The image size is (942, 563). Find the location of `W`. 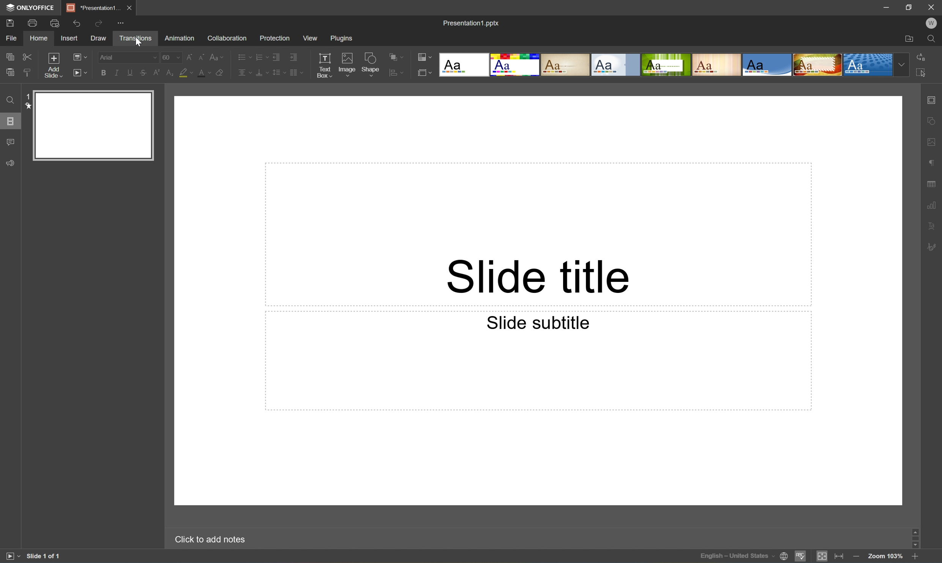

W is located at coordinates (932, 23).